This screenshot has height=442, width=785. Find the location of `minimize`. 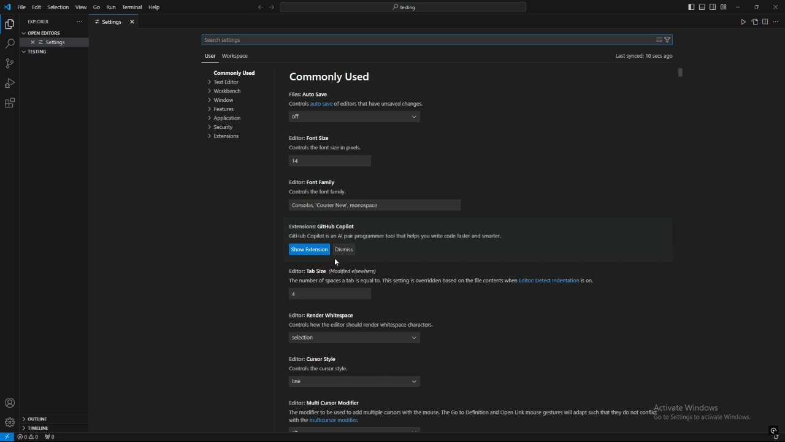

minimize is located at coordinates (738, 7).